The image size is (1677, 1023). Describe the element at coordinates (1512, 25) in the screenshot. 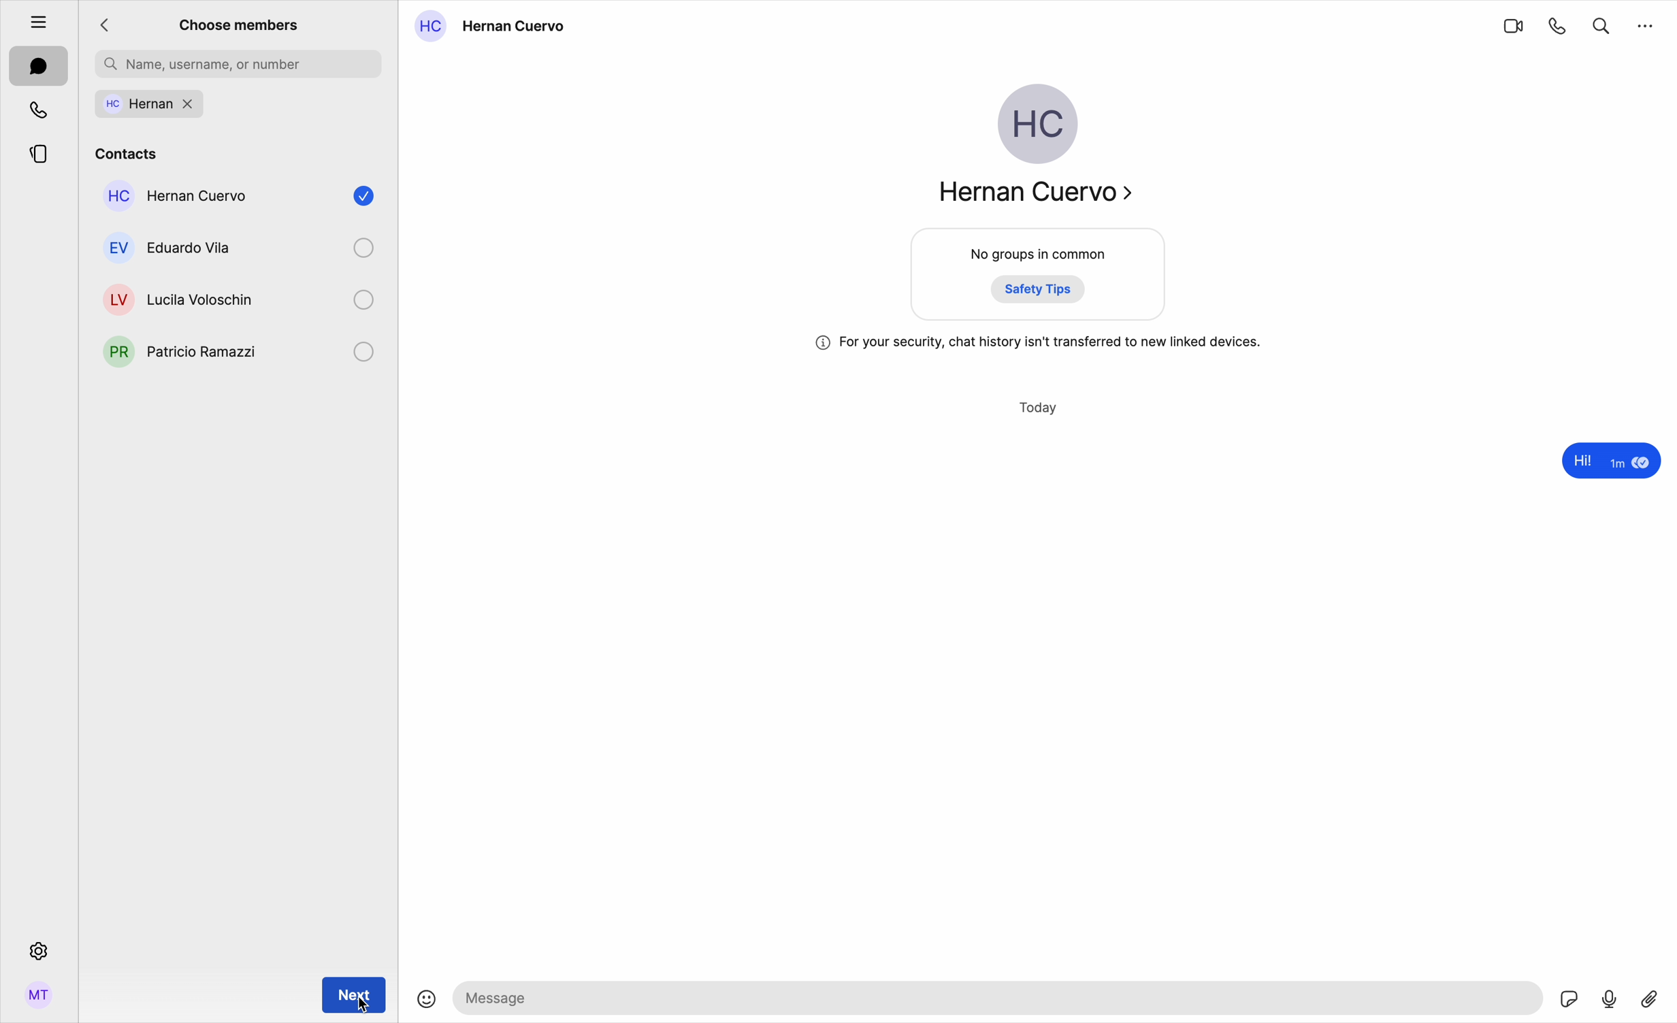

I see `videocall` at that location.